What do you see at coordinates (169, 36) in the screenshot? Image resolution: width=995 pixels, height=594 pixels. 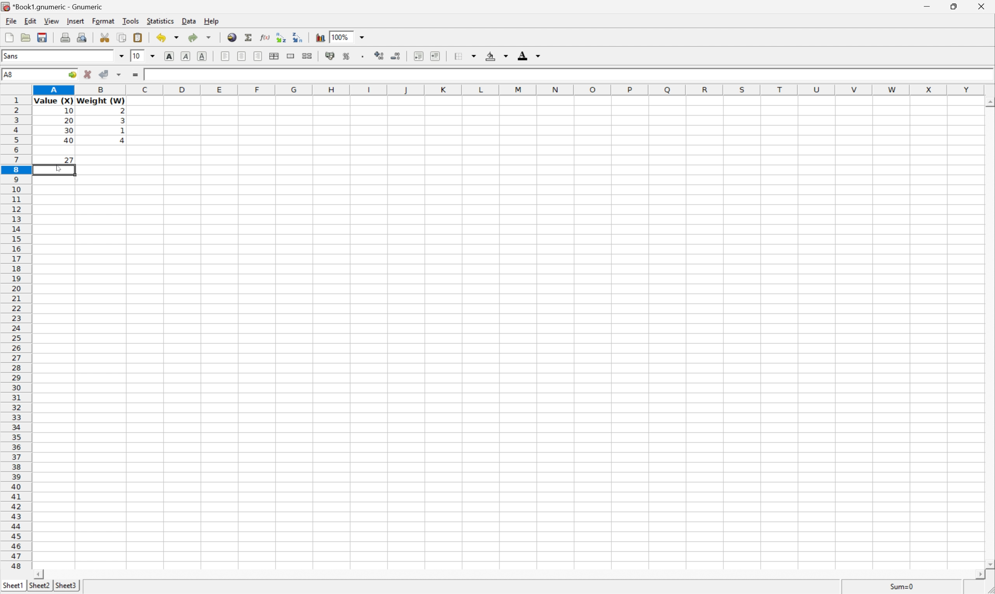 I see `Undo` at bounding box center [169, 36].